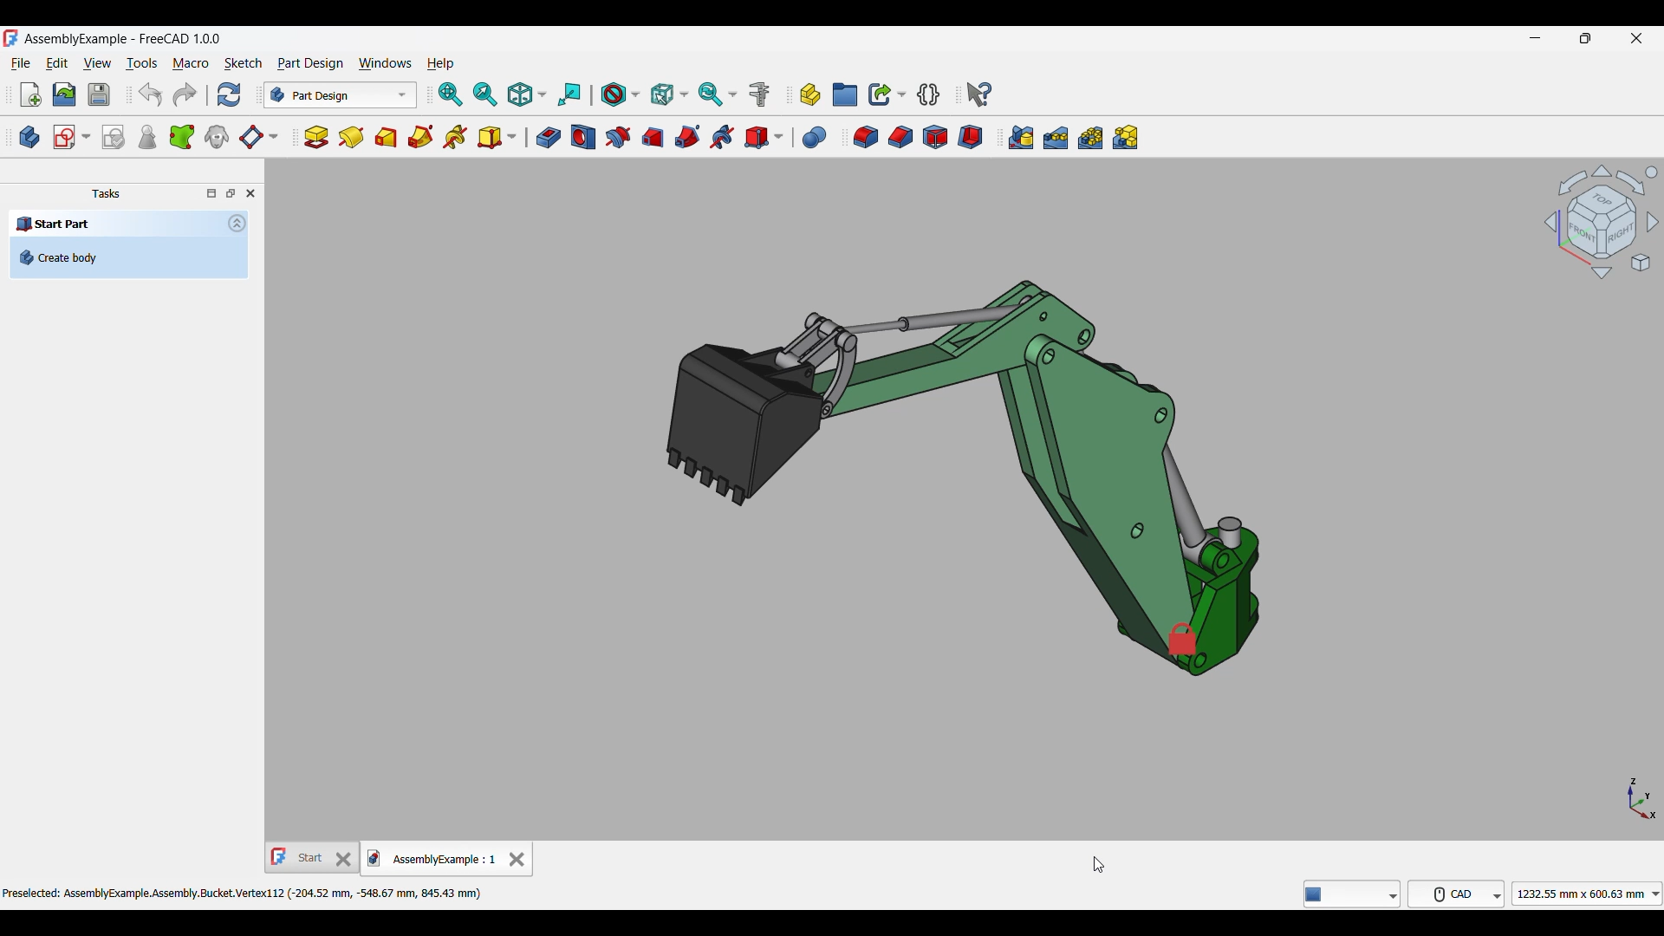 The image size is (1664, 936). I want to click on Boolean operation, so click(814, 138).